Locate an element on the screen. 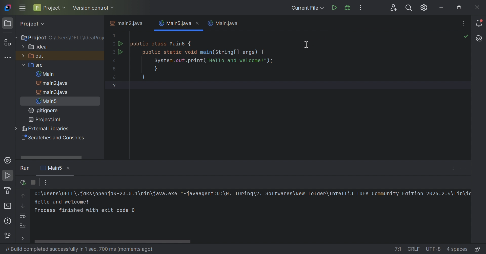 The image size is (486, 254). Rerun 'Main5' is located at coordinates (24, 182).